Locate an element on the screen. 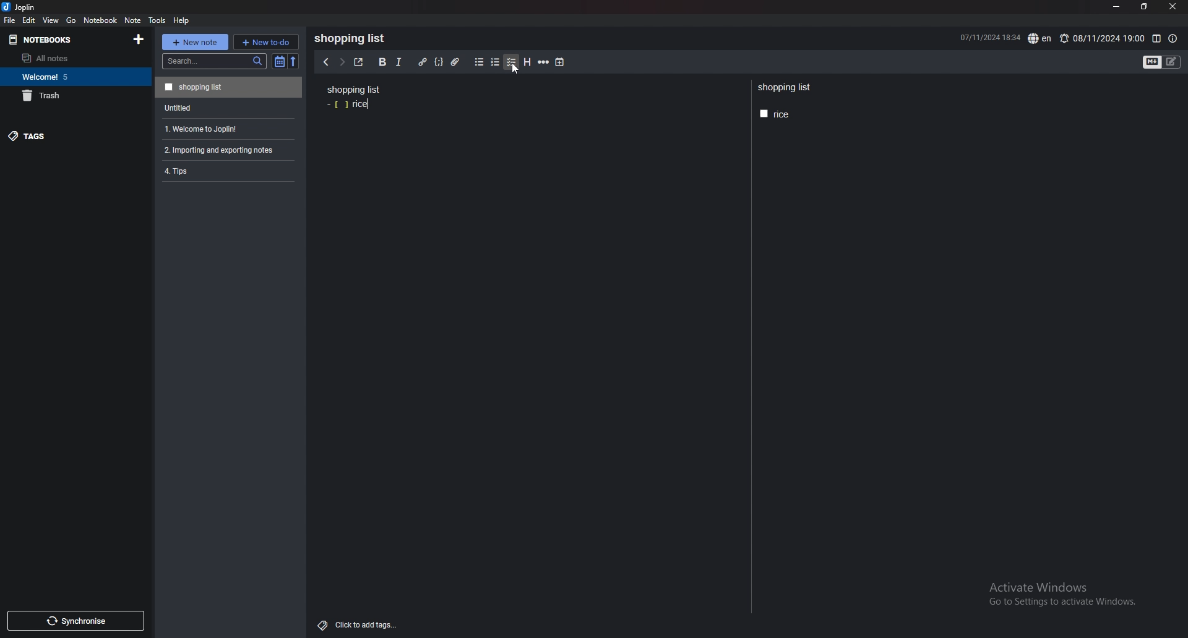 This screenshot has width=1188, height=638. search bar is located at coordinates (214, 61).